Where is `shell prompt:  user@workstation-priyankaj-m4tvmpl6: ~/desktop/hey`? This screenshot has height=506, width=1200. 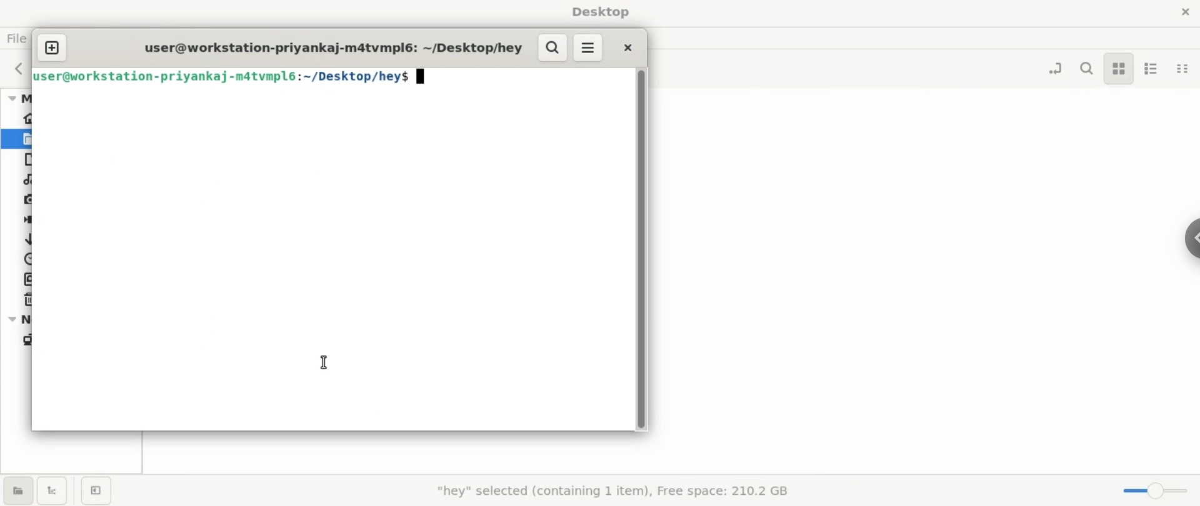
shell prompt:  user@workstation-priyankaj-m4tvmpl6: ~/desktop/hey is located at coordinates (233, 79).